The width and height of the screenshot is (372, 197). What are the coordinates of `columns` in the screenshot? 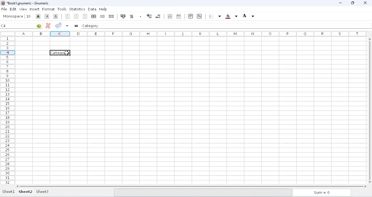 It's located at (192, 34).